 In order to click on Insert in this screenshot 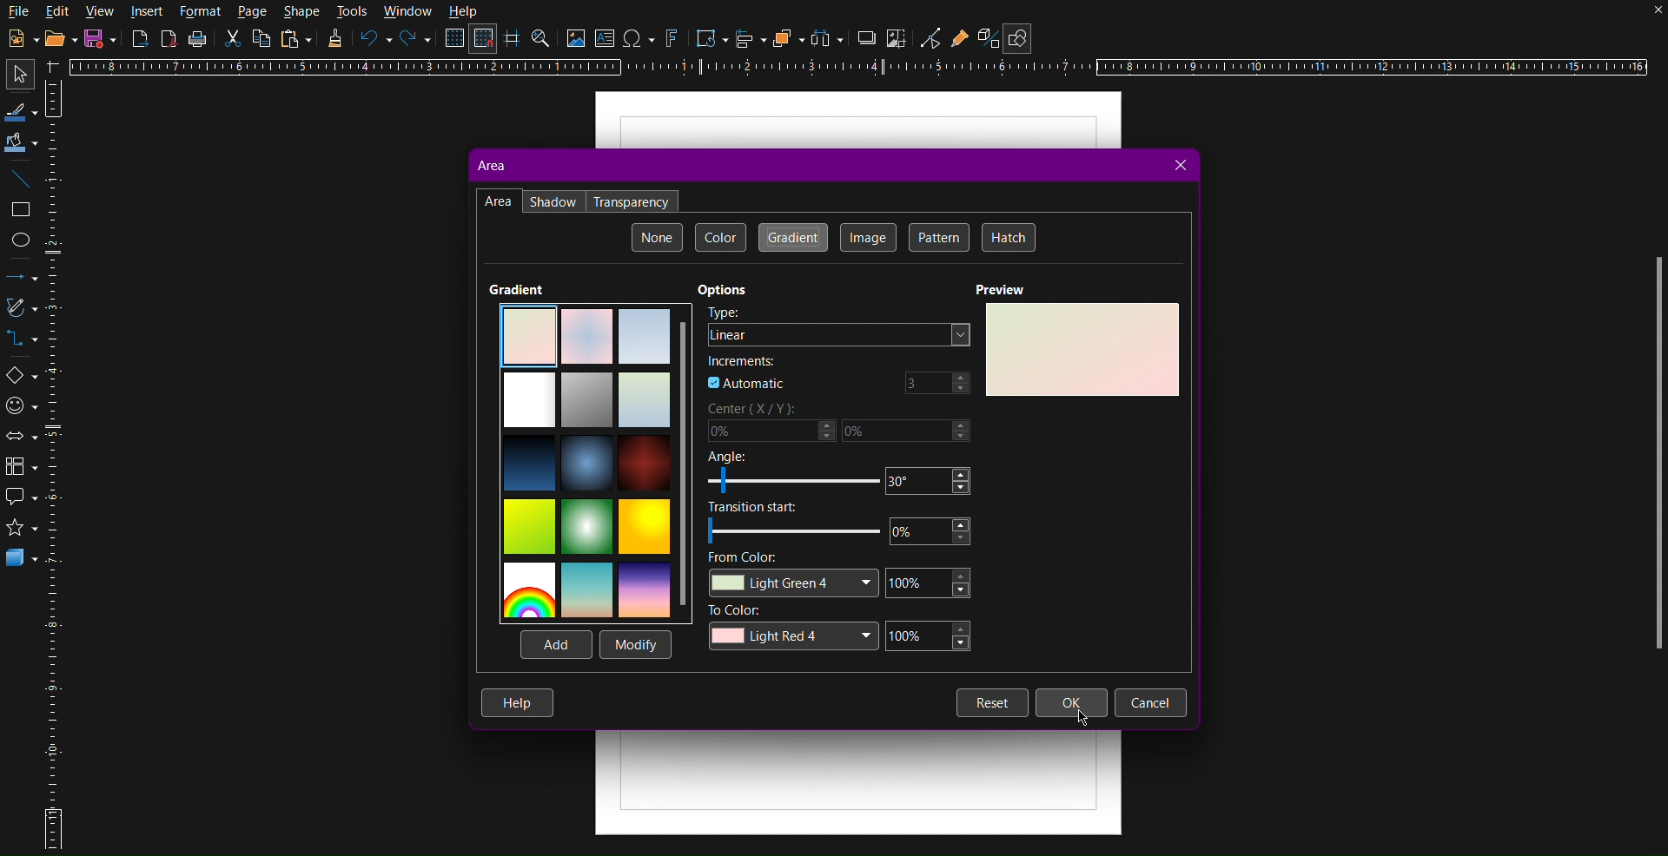, I will do `click(149, 13)`.